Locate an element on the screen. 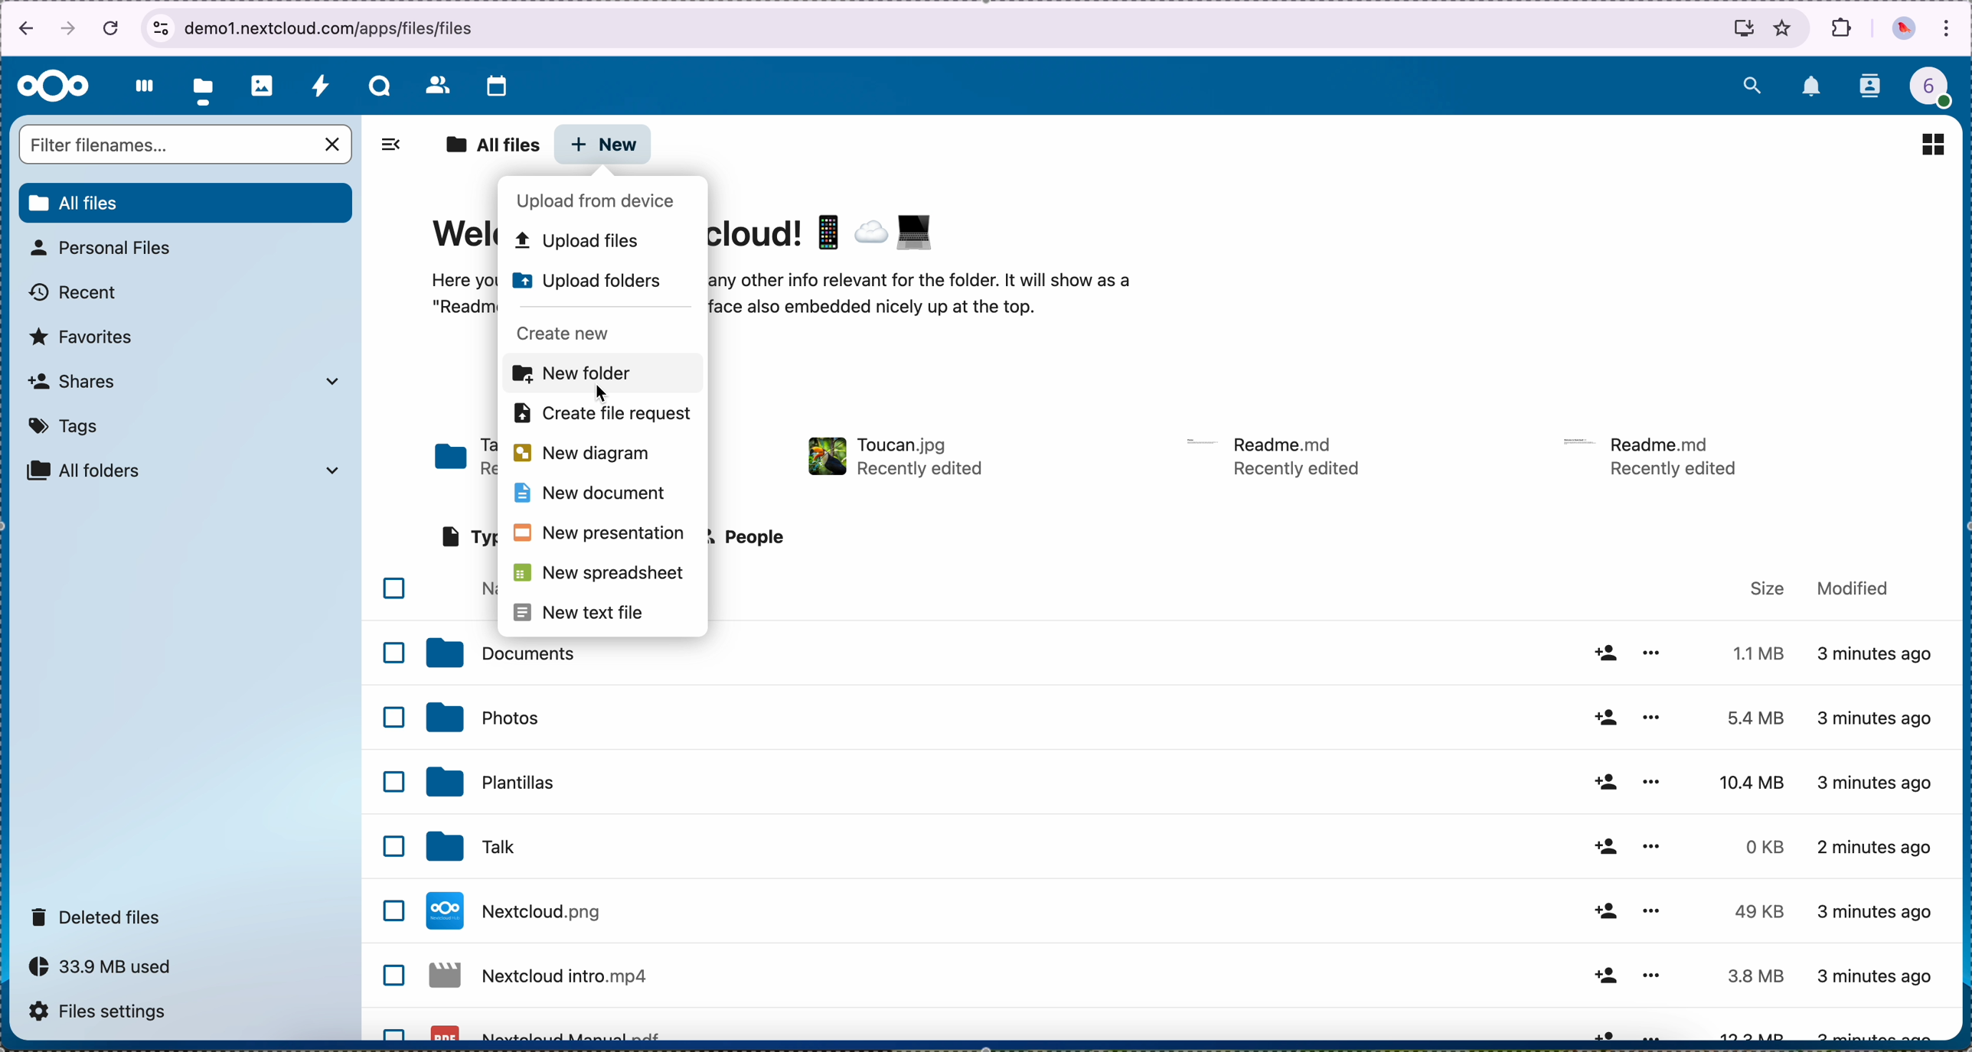 The height and width of the screenshot is (1052, 1972). upload folders is located at coordinates (592, 282).